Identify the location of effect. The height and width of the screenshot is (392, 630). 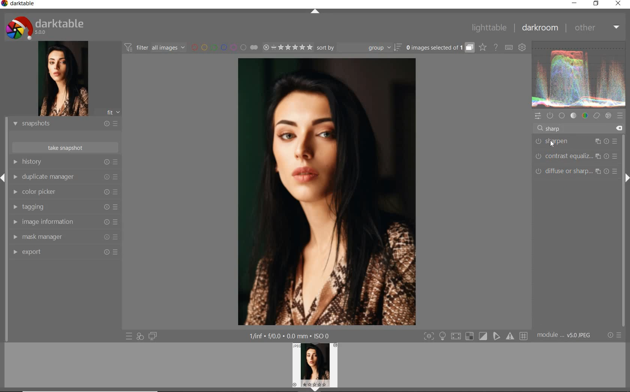
(608, 116).